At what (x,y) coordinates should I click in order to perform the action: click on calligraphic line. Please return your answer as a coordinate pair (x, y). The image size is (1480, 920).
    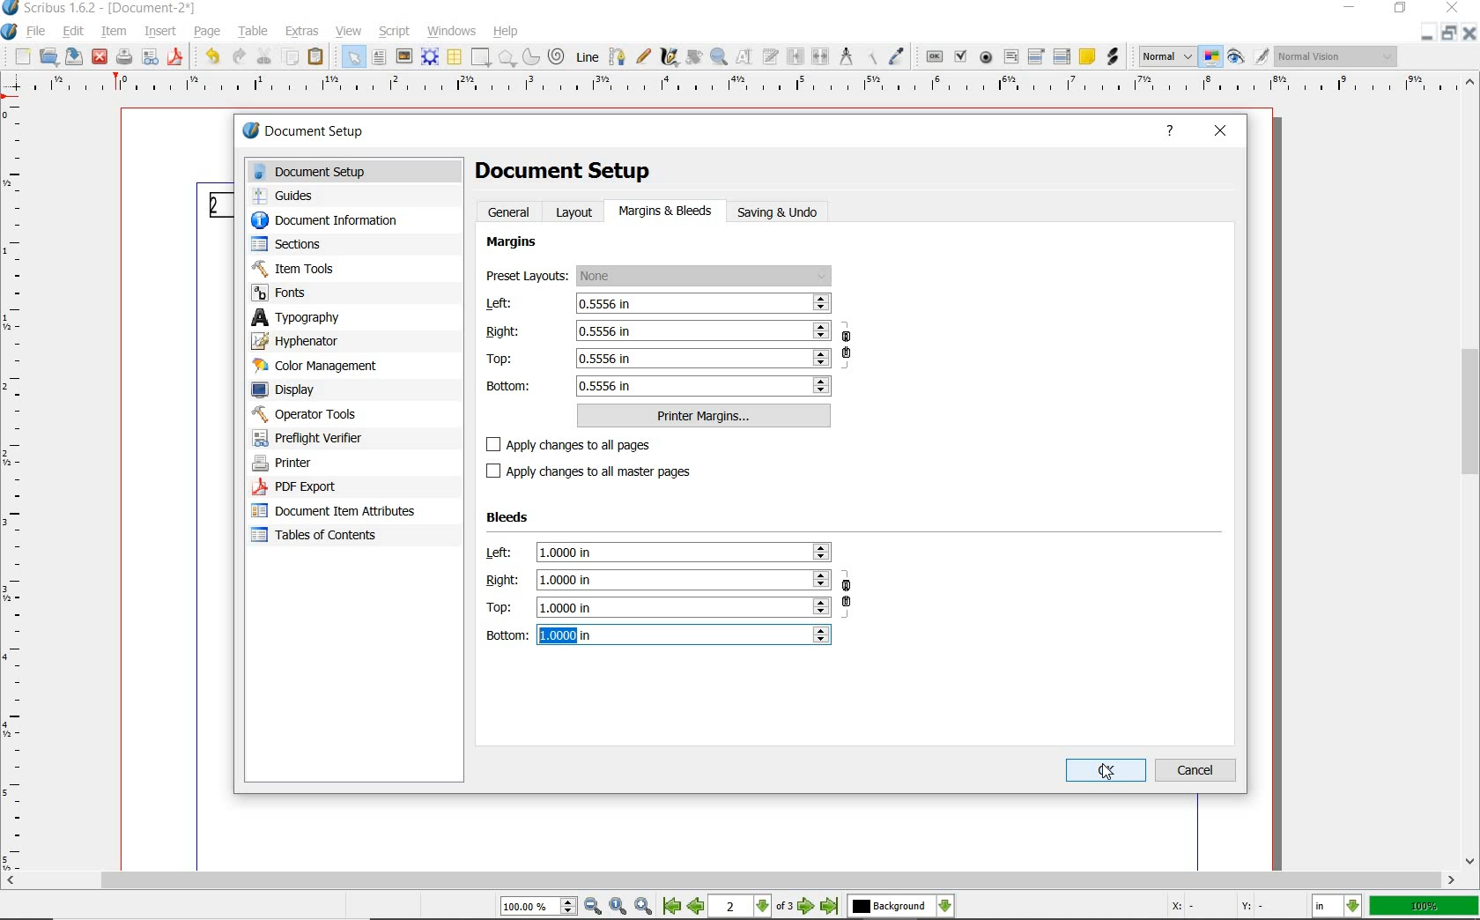
    Looking at the image, I should click on (670, 57).